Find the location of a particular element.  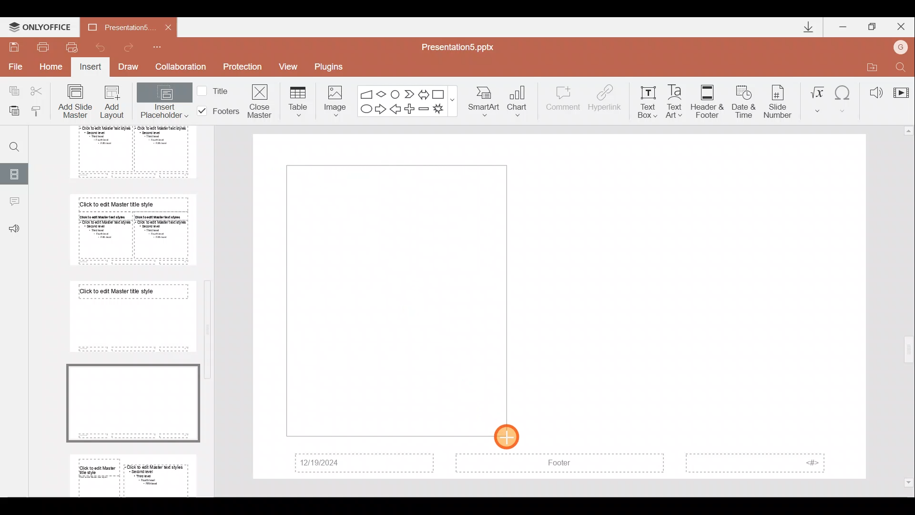

Cut is located at coordinates (39, 91).